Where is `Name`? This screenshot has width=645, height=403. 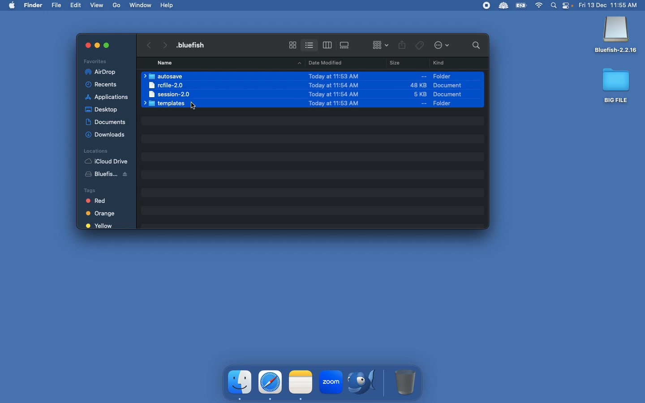
Name is located at coordinates (194, 45).